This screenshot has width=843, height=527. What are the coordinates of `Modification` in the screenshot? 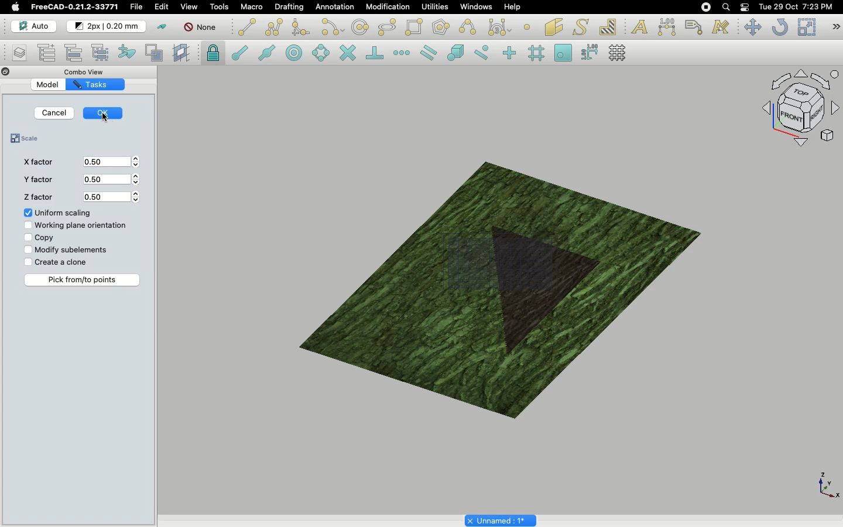 It's located at (384, 6).